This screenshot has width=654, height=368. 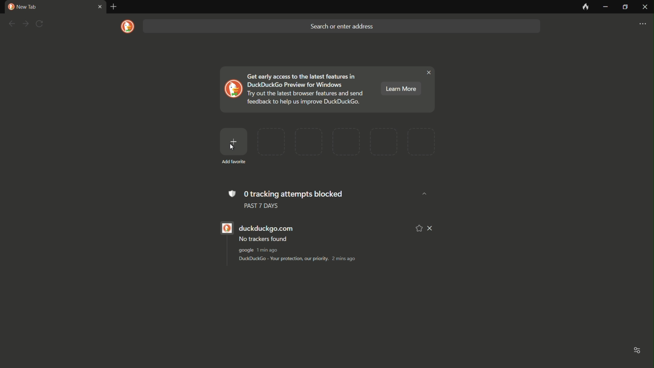 I want to click on search bar, so click(x=341, y=26).